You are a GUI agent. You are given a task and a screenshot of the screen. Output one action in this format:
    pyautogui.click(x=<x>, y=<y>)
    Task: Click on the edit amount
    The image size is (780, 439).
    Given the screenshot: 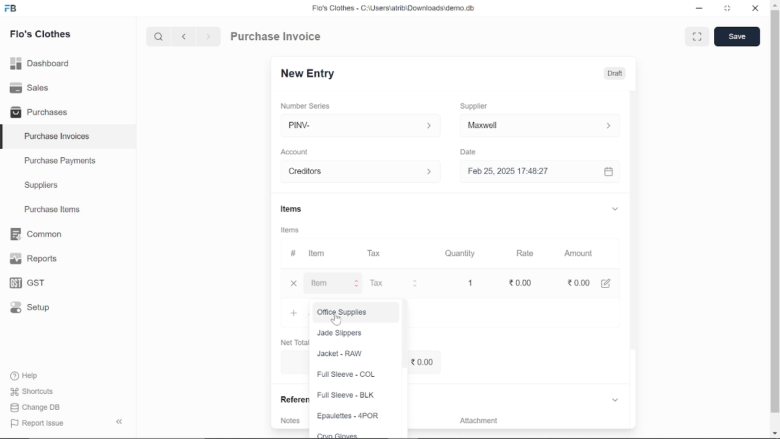 What is the action you would take?
    pyautogui.click(x=615, y=283)
    